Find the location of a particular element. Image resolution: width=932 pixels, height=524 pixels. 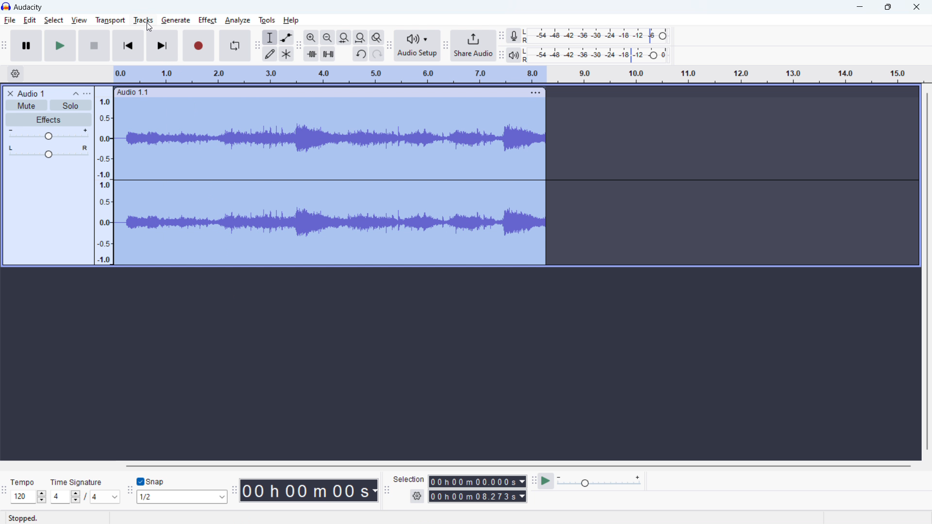

playback speed is located at coordinates (599, 481).